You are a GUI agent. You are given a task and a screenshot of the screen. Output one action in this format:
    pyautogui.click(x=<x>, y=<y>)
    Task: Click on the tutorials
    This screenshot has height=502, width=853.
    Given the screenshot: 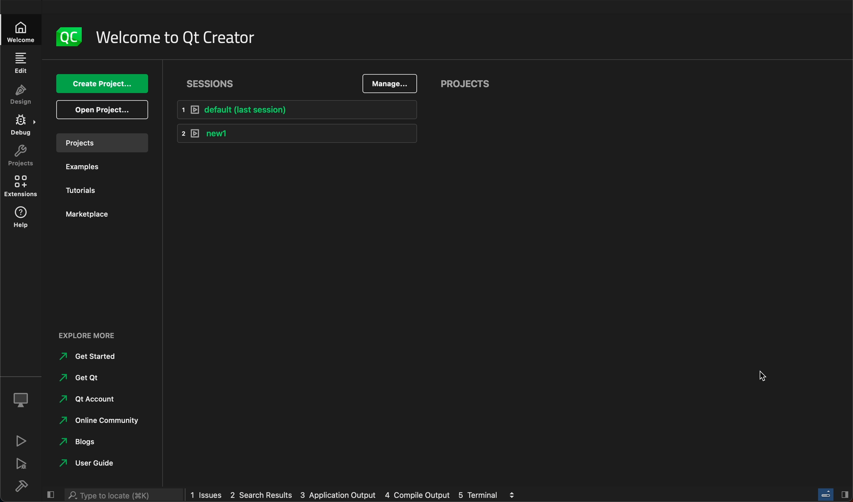 What is the action you would take?
    pyautogui.click(x=91, y=189)
    